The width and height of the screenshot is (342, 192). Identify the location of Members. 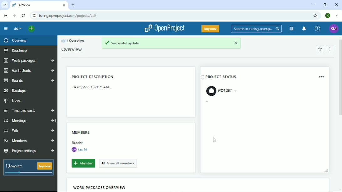
(29, 141).